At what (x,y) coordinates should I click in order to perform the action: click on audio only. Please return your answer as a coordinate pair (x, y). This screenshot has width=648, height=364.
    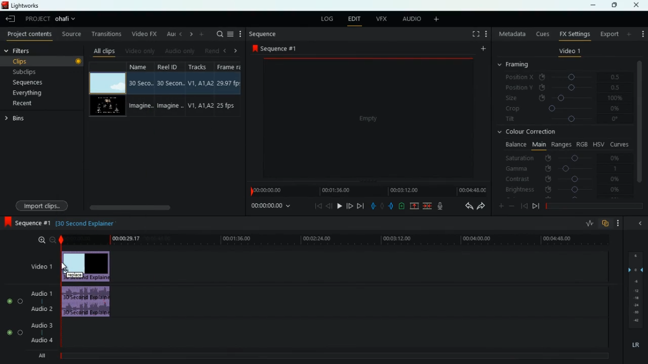
    Looking at the image, I should click on (178, 51).